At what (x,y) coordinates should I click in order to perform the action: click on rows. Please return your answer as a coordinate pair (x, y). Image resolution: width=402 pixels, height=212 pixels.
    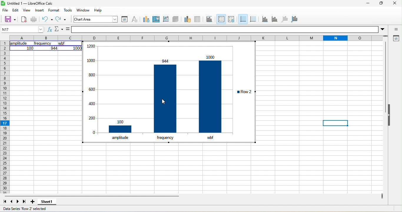
    Looking at the image, I should click on (4, 117).